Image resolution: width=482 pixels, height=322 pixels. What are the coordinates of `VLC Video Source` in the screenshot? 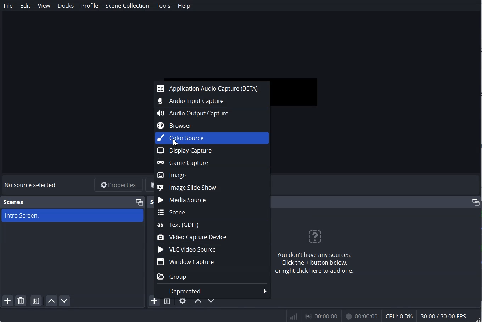 It's located at (212, 249).